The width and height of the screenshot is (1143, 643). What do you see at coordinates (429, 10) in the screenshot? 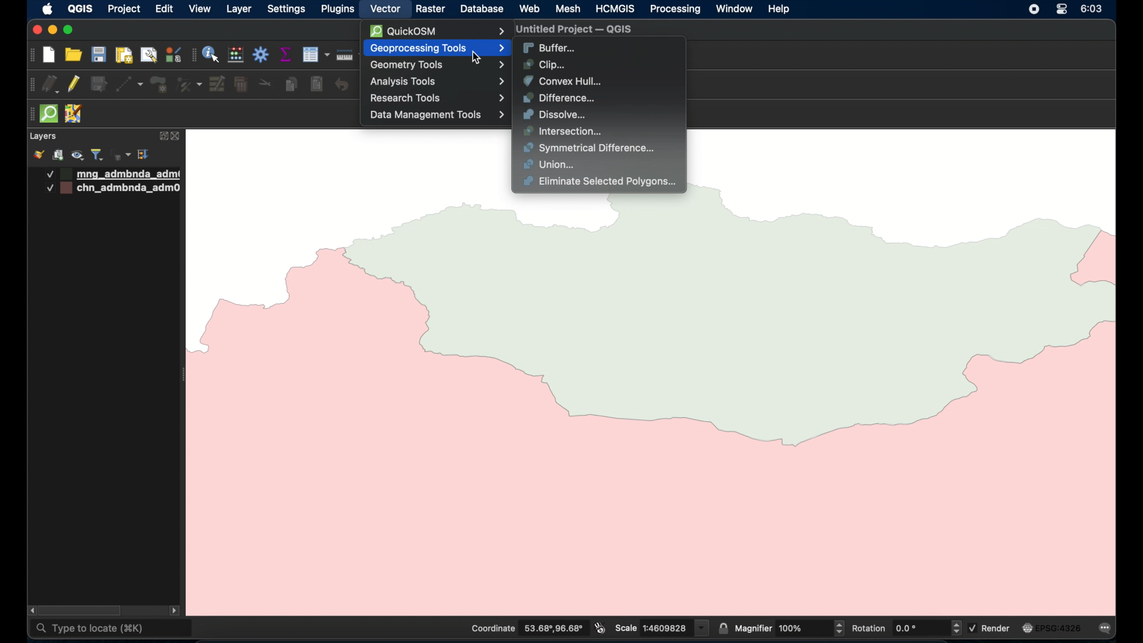
I see `raster` at bounding box center [429, 10].